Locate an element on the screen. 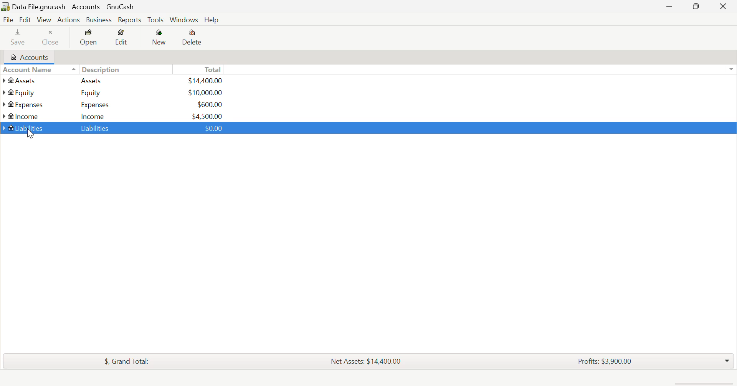 This screenshot has height=386, width=737. Income Account is located at coordinates (23, 116).